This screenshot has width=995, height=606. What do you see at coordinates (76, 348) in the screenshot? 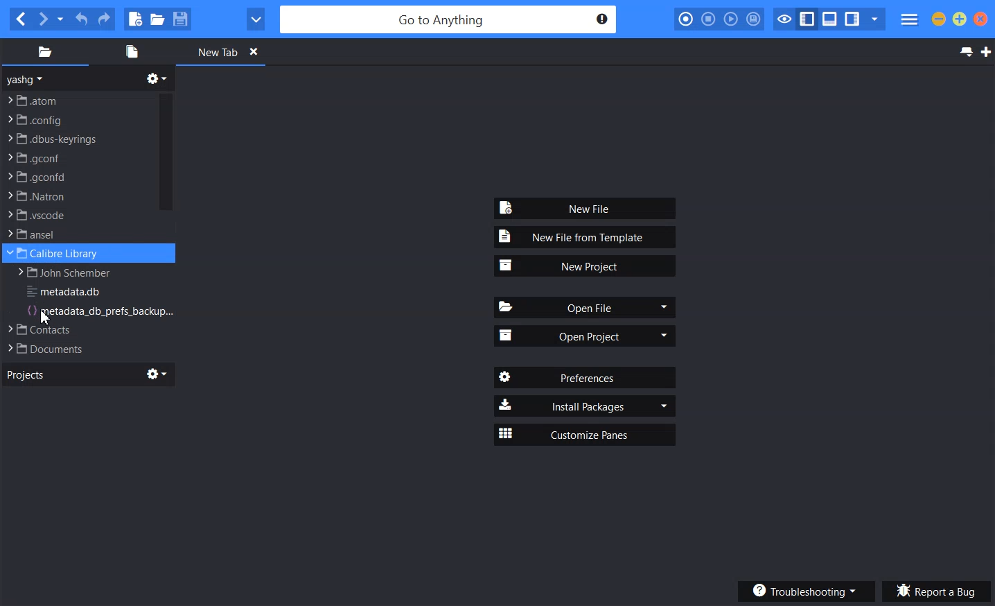
I see `File` at bounding box center [76, 348].